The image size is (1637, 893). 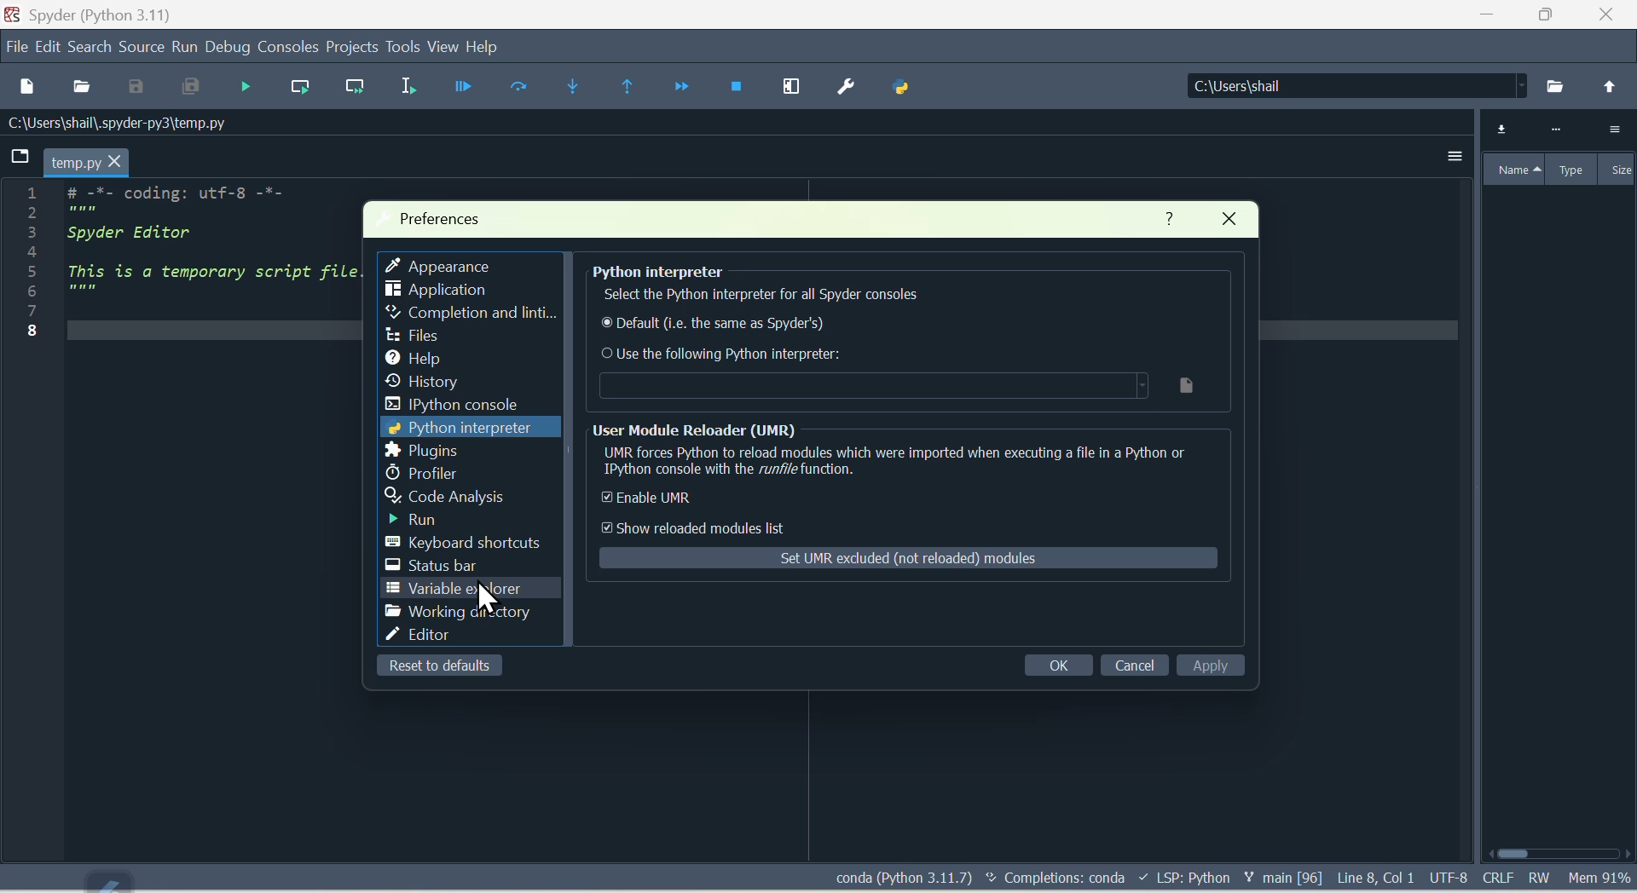 I want to click on More options, so click(x=1443, y=161).